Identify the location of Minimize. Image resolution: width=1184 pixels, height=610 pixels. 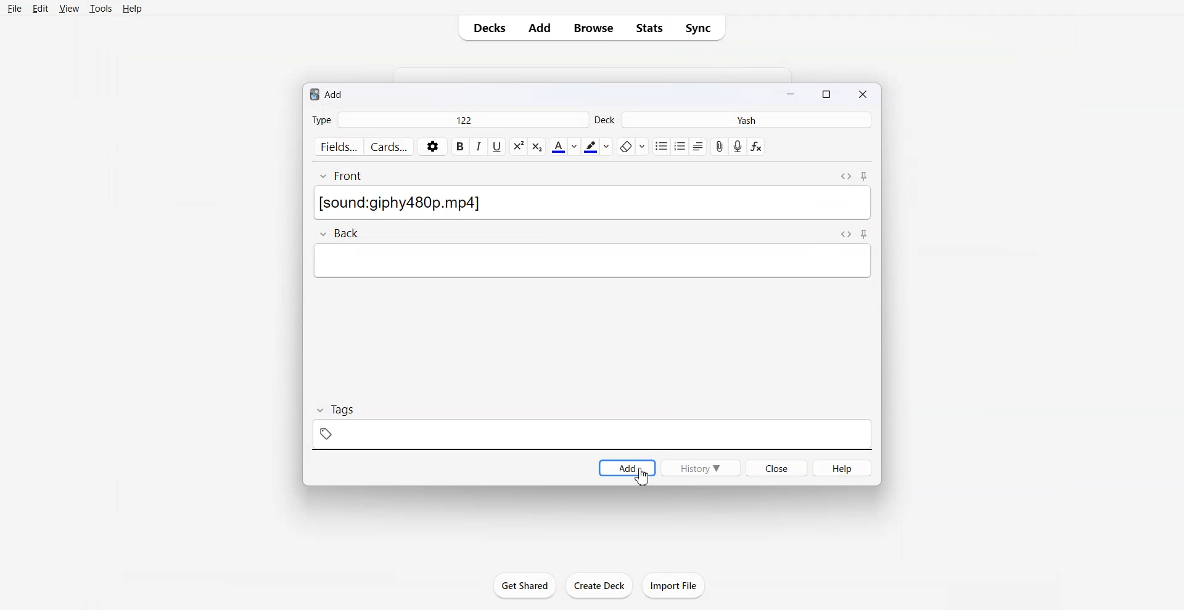
(791, 94).